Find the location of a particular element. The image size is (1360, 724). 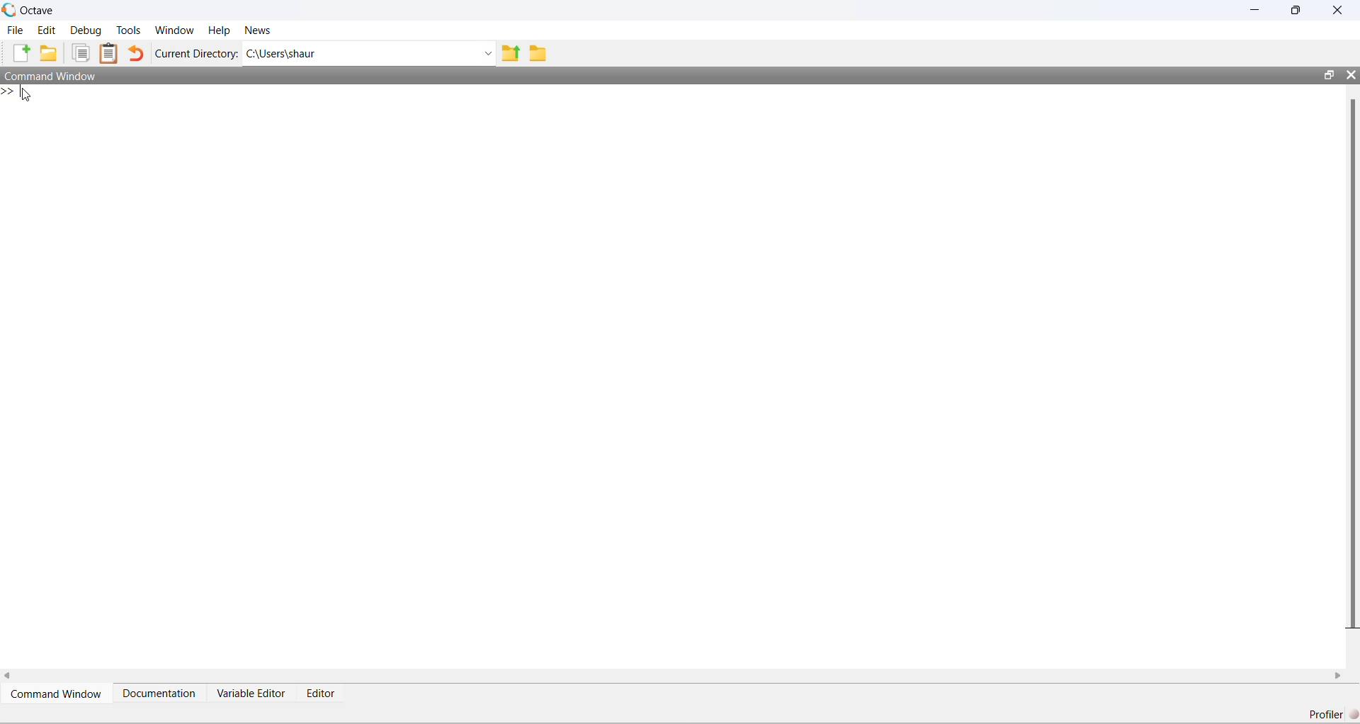

New script is located at coordinates (19, 53).